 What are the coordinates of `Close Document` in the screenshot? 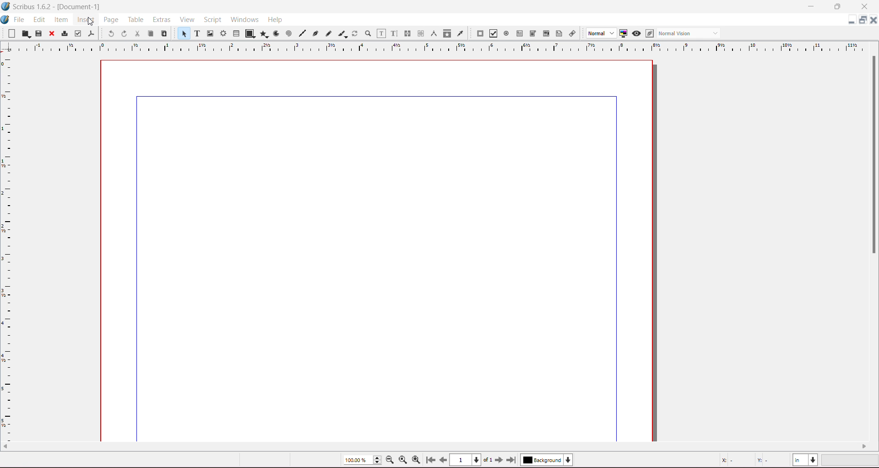 It's located at (874, 20).